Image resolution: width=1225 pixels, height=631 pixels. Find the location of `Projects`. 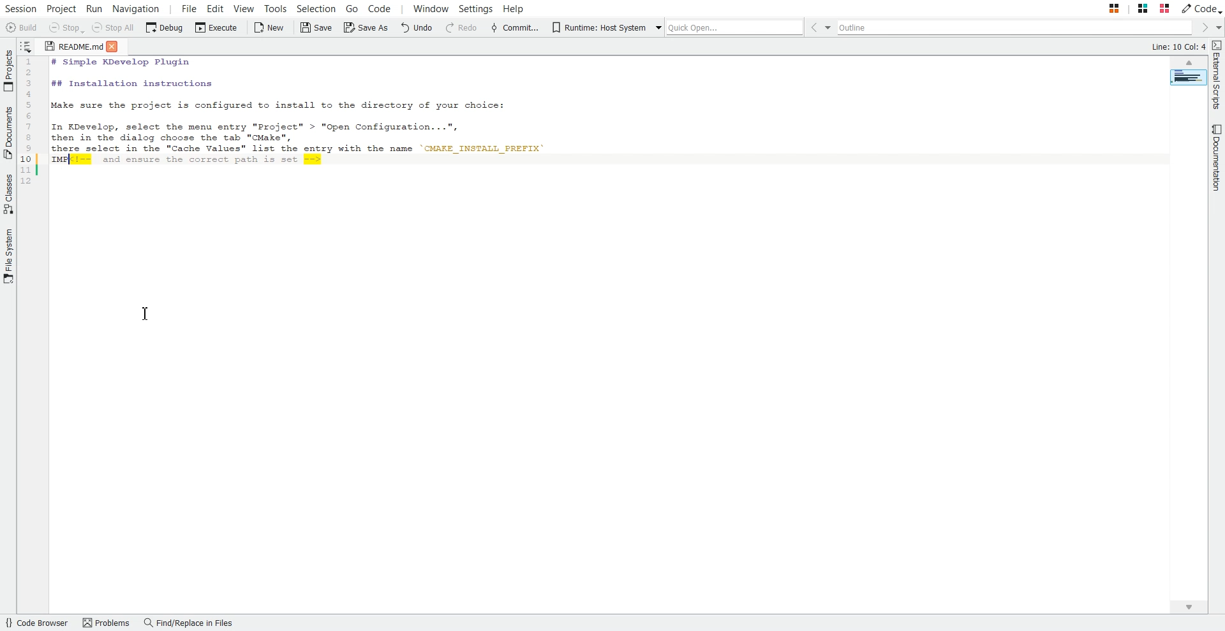

Projects is located at coordinates (8, 71).